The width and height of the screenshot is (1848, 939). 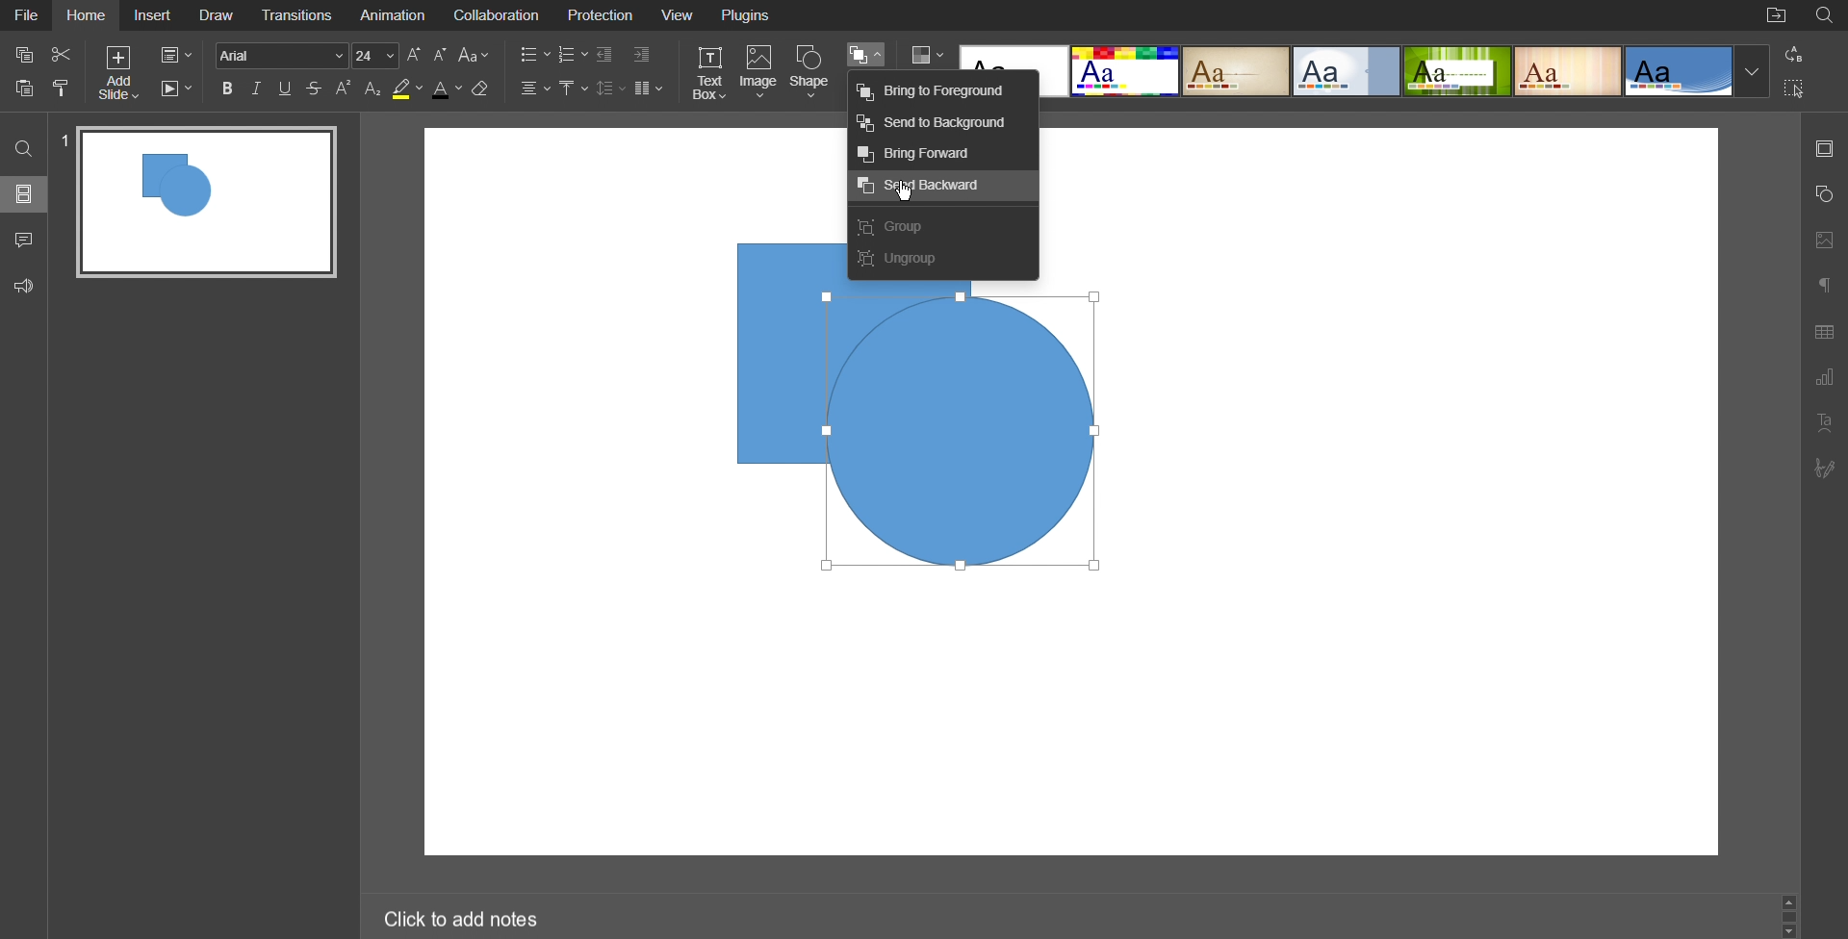 I want to click on Copy Style, so click(x=62, y=89).